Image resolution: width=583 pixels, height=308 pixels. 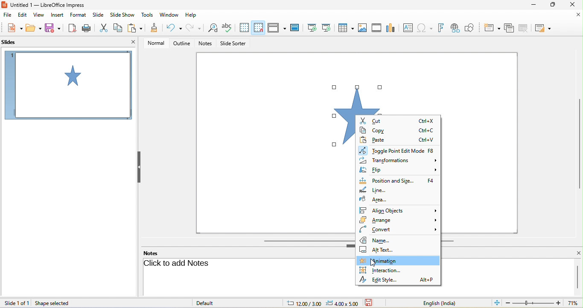 I want to click on default, so click(x=206, y=303).